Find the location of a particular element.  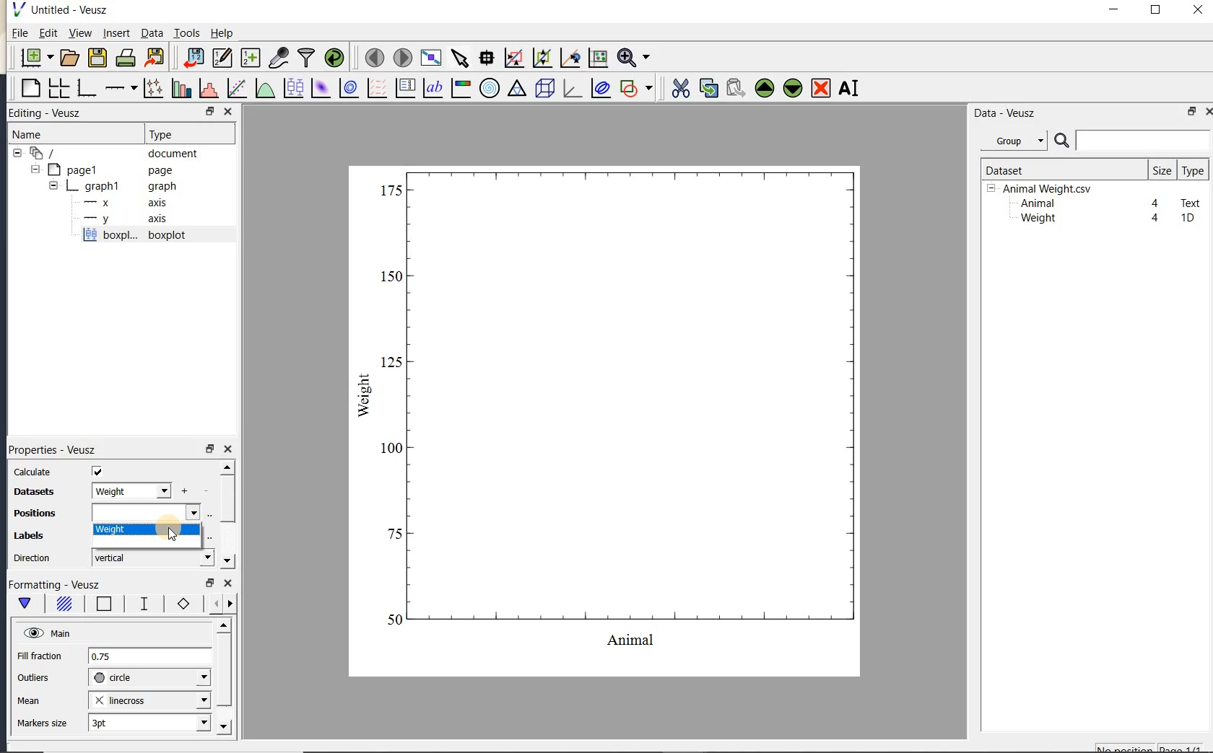

create new datasets is located at coordinates (251, 56).